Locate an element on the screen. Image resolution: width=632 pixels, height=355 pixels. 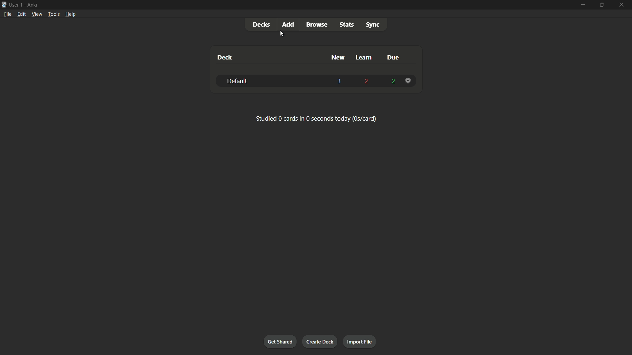
new is located at coordinates (338, 57).